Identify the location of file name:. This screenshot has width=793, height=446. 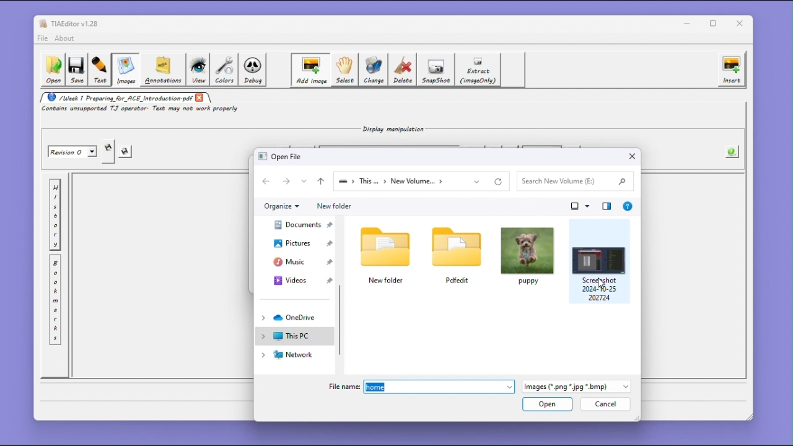
(343, 386).